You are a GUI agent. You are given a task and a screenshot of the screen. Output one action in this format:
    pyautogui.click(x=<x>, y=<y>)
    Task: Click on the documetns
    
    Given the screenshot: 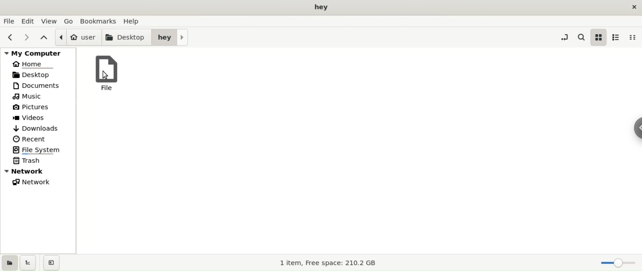 What is the action you would take?
    pyautogui.click(x=38, y=86)
    